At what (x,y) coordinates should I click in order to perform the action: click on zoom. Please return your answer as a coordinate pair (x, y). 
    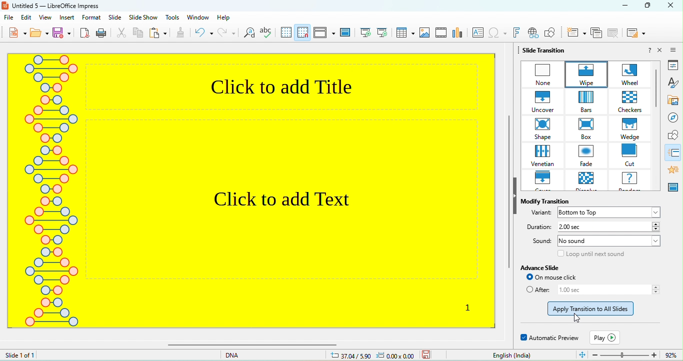
    Looking at the image, I should click on (628, 354).